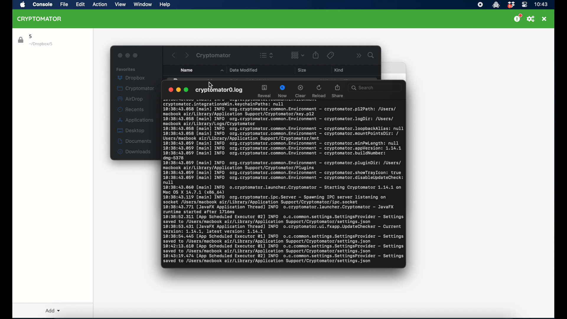  I want to click on cryptomator, so click(39, 19).